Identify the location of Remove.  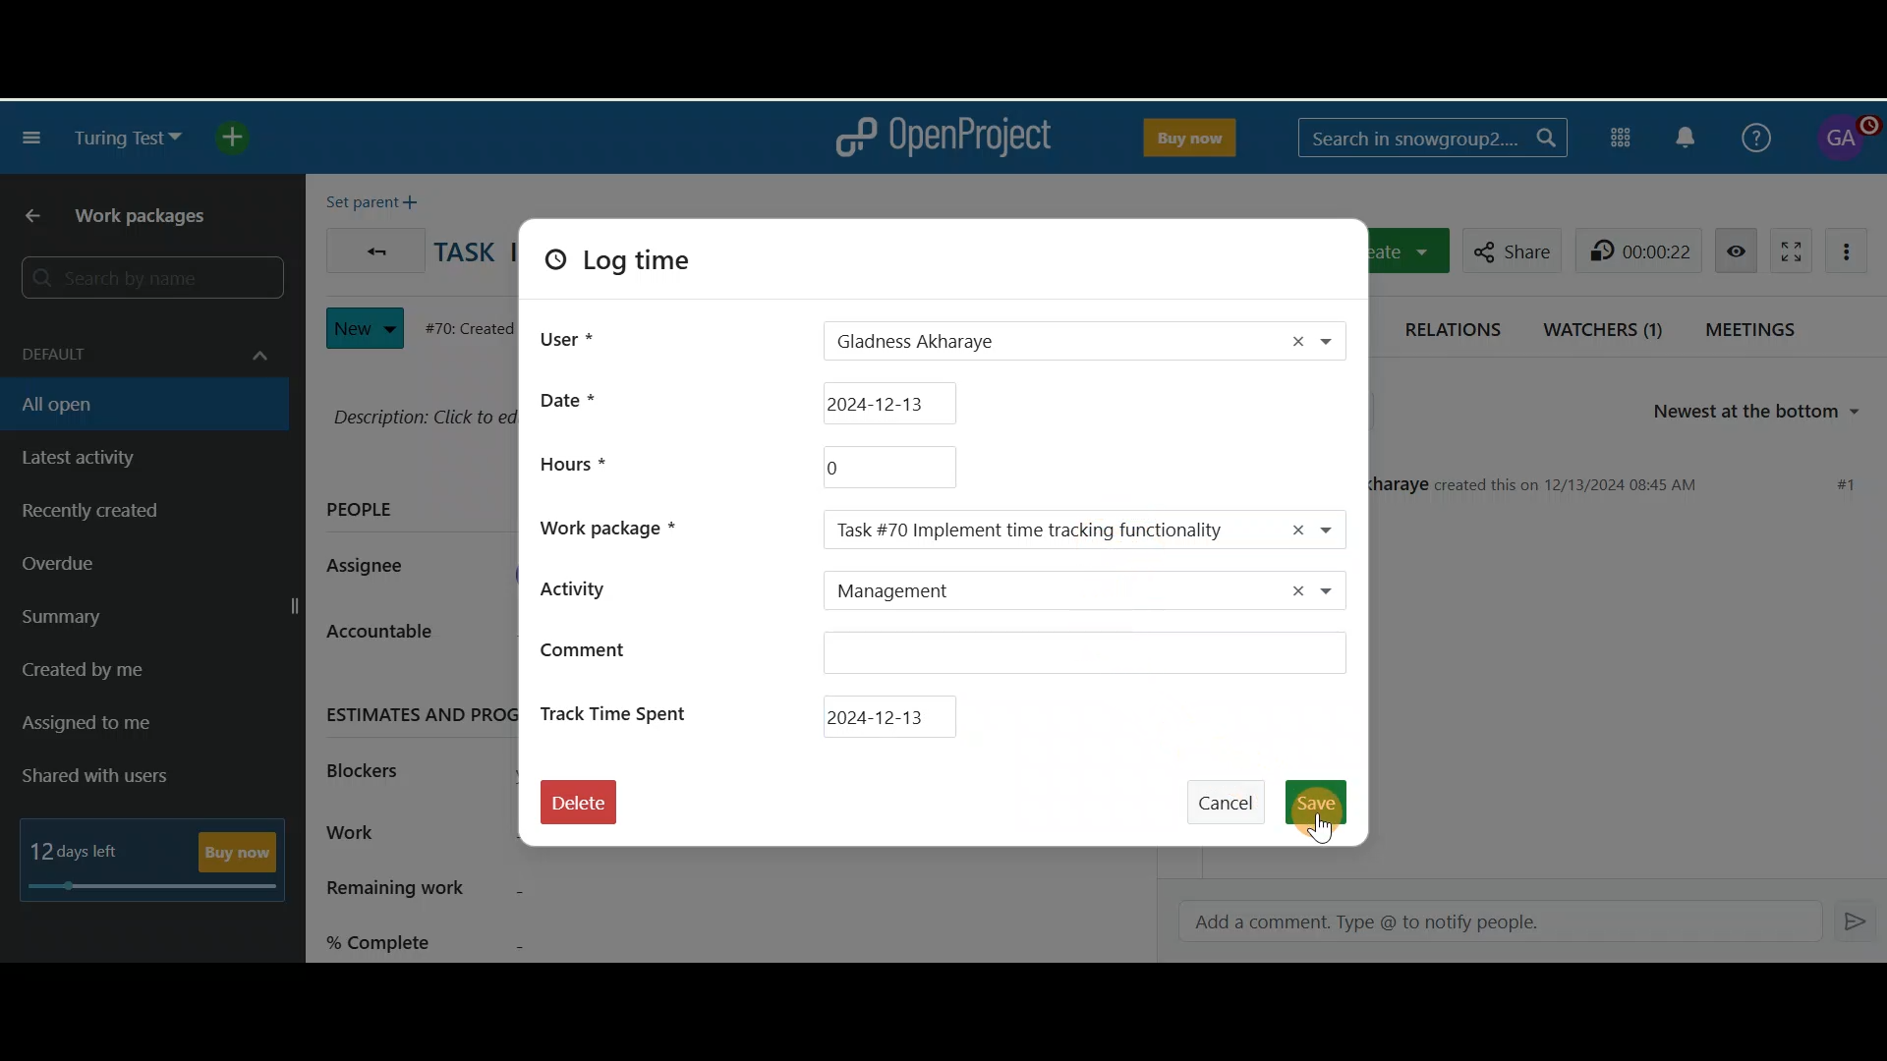
(1287, 592).